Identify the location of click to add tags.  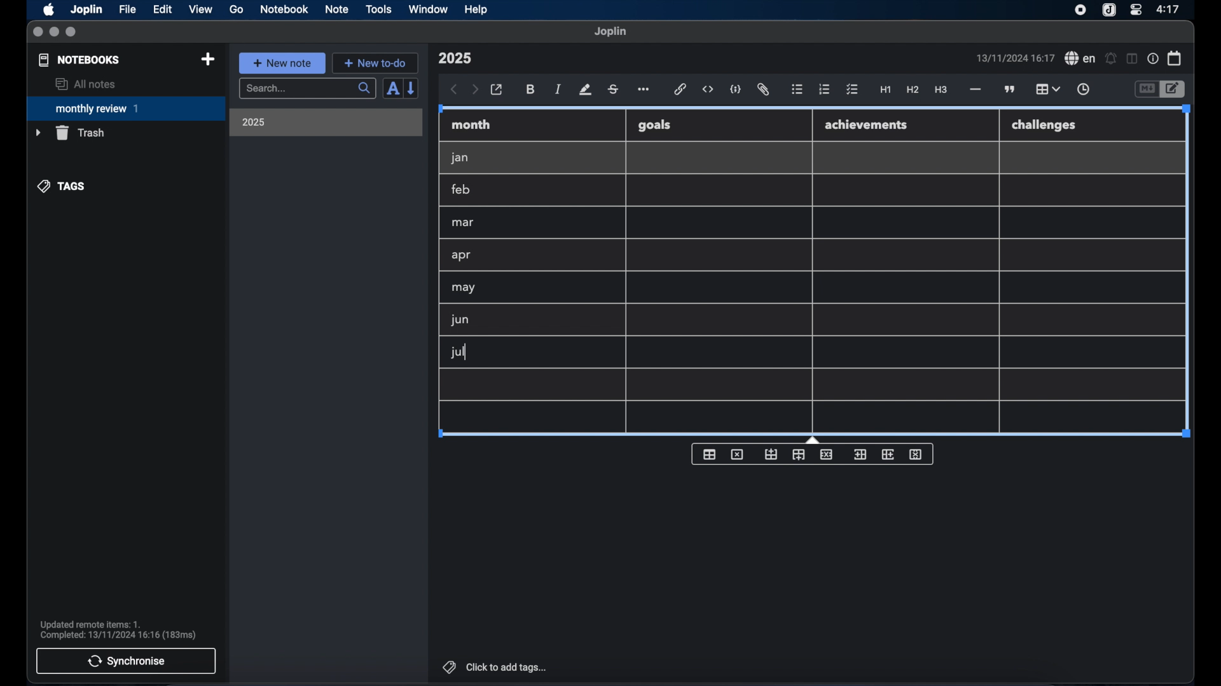
(496, 667).